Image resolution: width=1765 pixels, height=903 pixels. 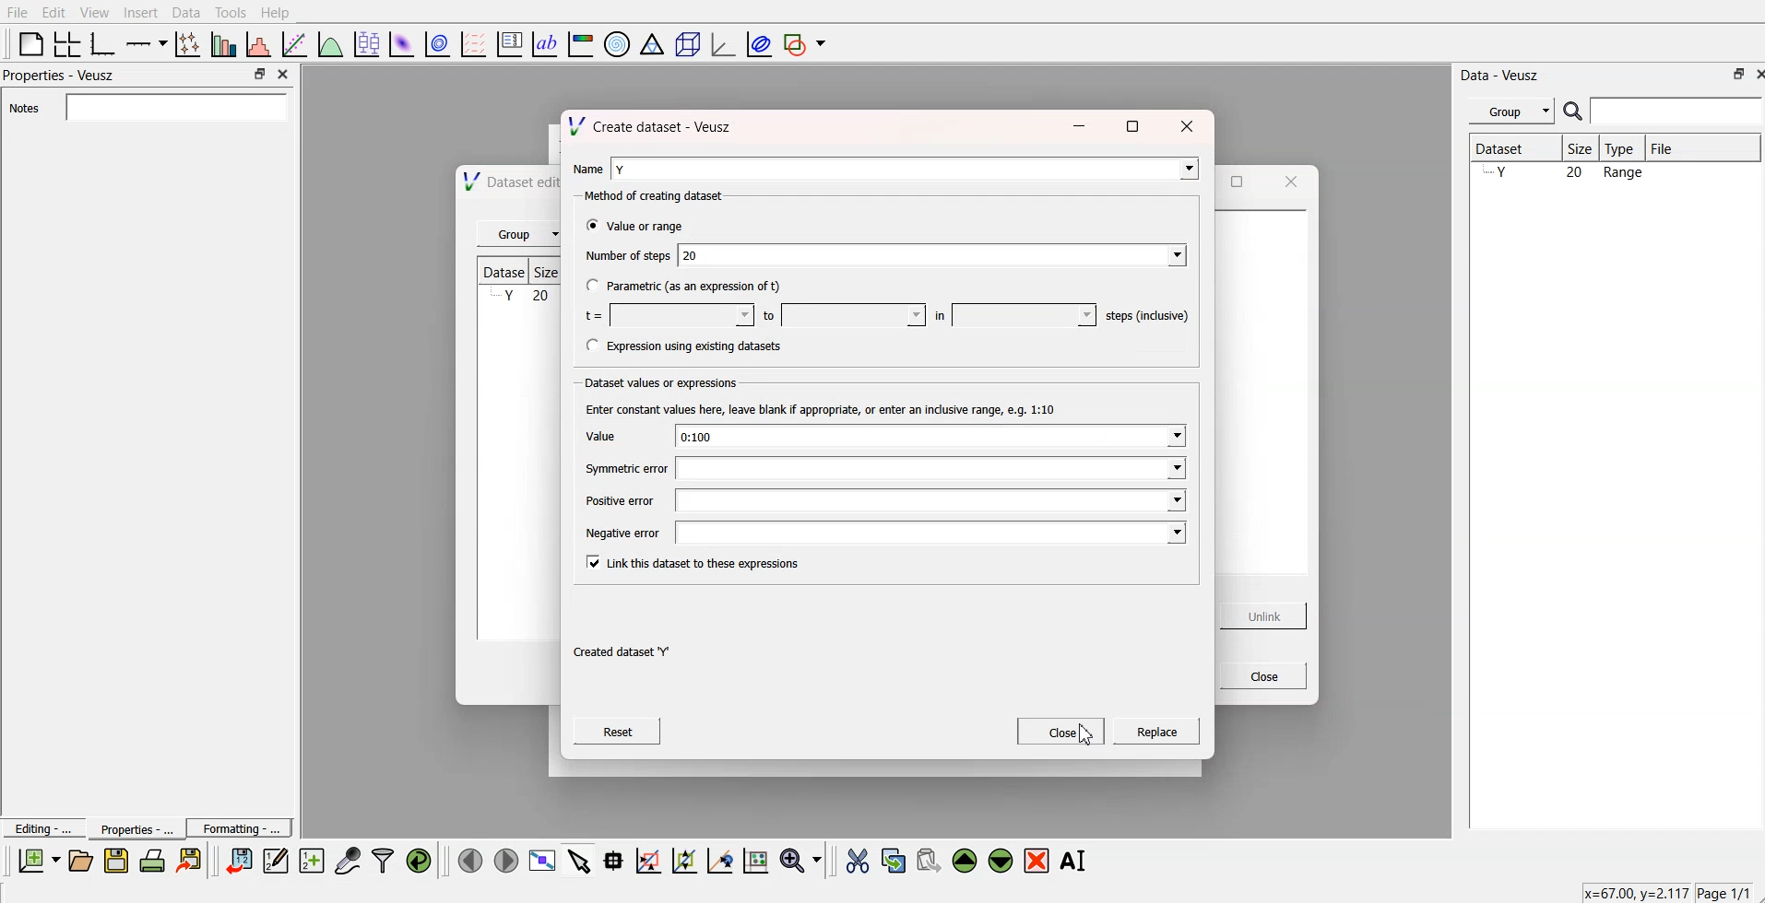 What do you see at coordinates (1134, 125) in the screenshot?
I see `maximize` at bounding box center [1134, 125].